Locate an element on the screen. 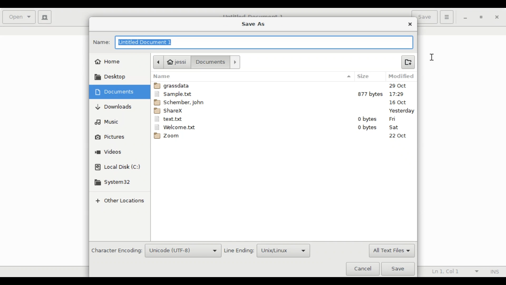 This screenshot has width=506, height=285. Ln 1, Col 1 is located at coordinates (454, 272).